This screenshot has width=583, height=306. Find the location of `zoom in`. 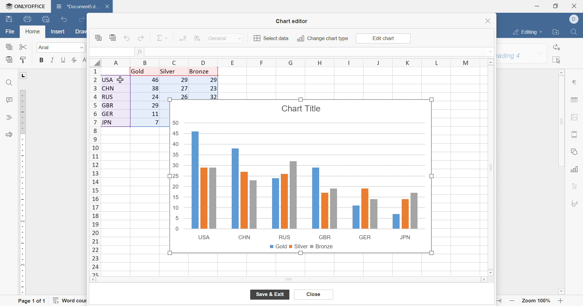

zoom in is located at coordinates (561, 301).